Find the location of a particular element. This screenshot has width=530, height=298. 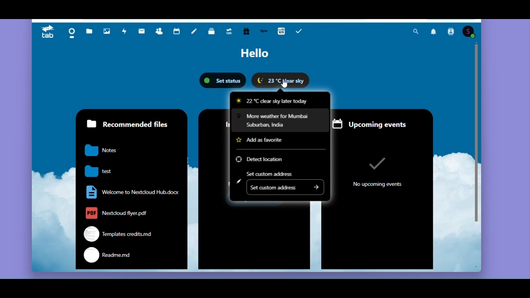

Set custom address is located at coordinates (284, 174).